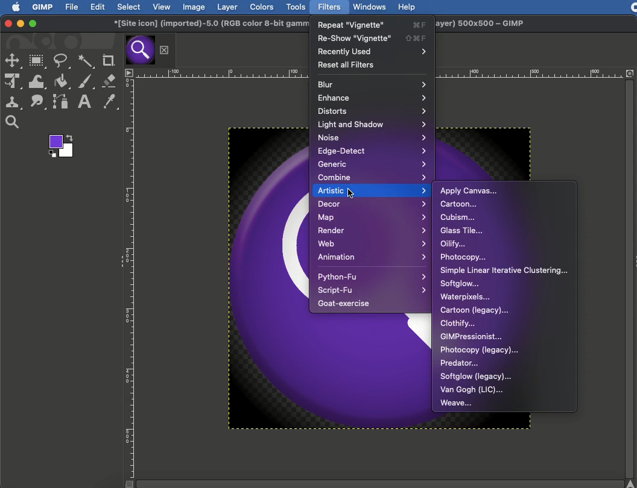  I want to click on Simple linear iterative clustering, so click(504, 271).